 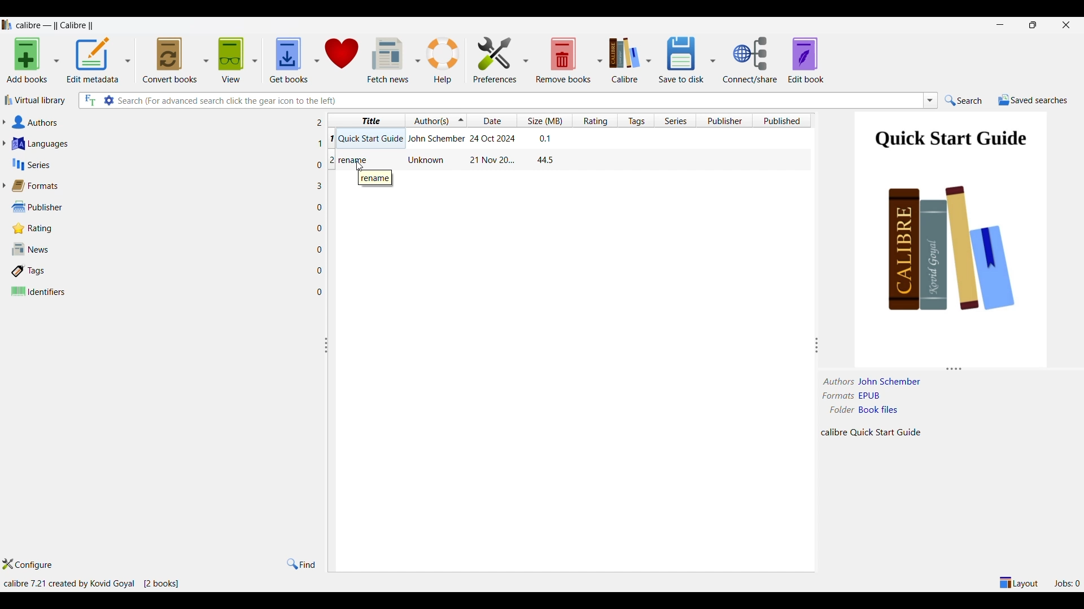 What do you see at coordinates (93, 60) in the screenshot?
I see `Edit metadata` at bounding box center [93, 60].